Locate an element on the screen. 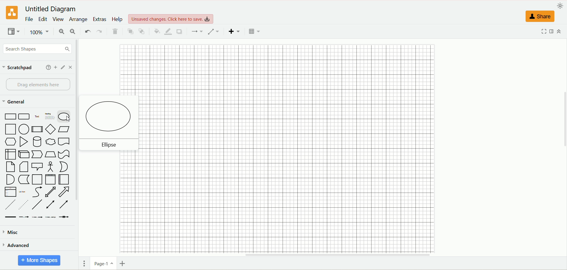  general is located at coordinates (15, 103).